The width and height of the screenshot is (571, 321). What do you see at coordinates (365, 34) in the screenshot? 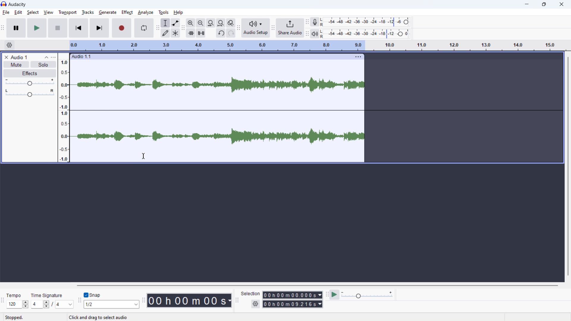
I see `playback level` at bounding box center [365, 34].